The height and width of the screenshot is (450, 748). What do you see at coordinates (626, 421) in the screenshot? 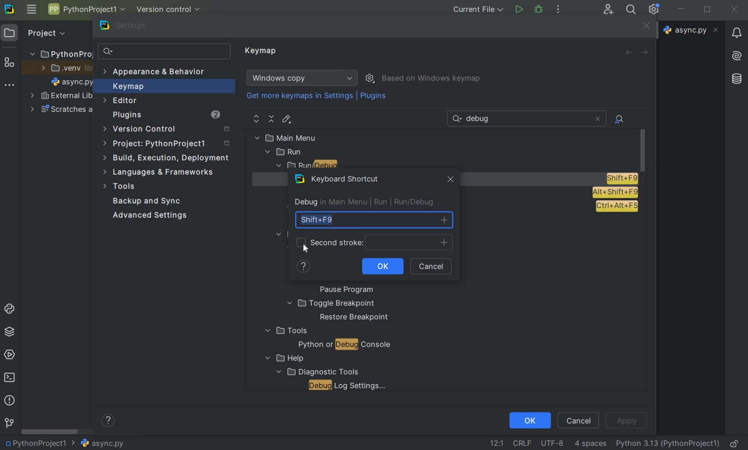
I see `apply` at bounding box center [626, 421].